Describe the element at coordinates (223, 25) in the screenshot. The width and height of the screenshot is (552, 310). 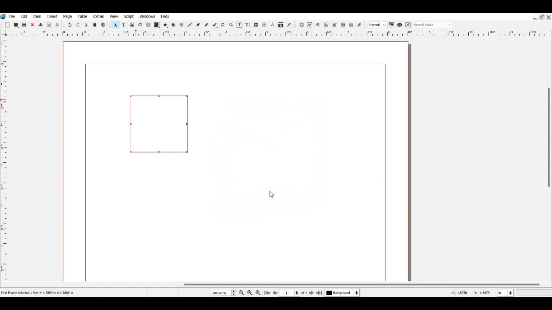
I see `Rotate Item` at that location.